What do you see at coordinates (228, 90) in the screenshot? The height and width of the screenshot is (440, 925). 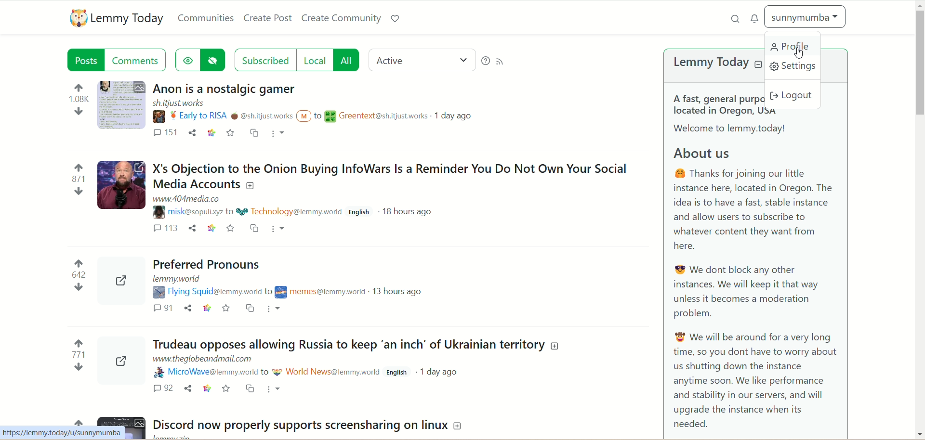 I see `Post on "Anon is a nostalgic gamer"` at bounding box center [228, 90].